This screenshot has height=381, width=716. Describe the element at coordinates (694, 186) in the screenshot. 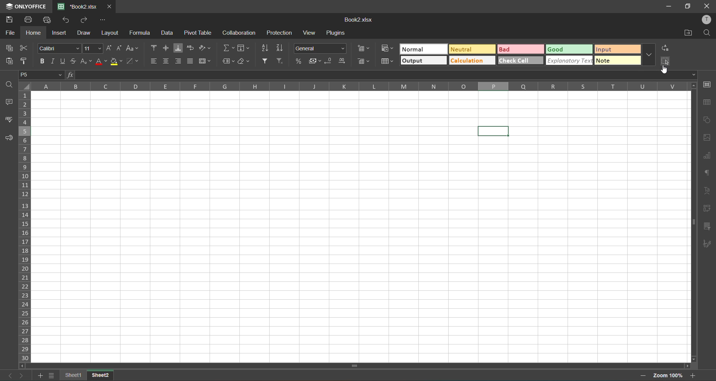

I see `vertical scroll bar` at that location.